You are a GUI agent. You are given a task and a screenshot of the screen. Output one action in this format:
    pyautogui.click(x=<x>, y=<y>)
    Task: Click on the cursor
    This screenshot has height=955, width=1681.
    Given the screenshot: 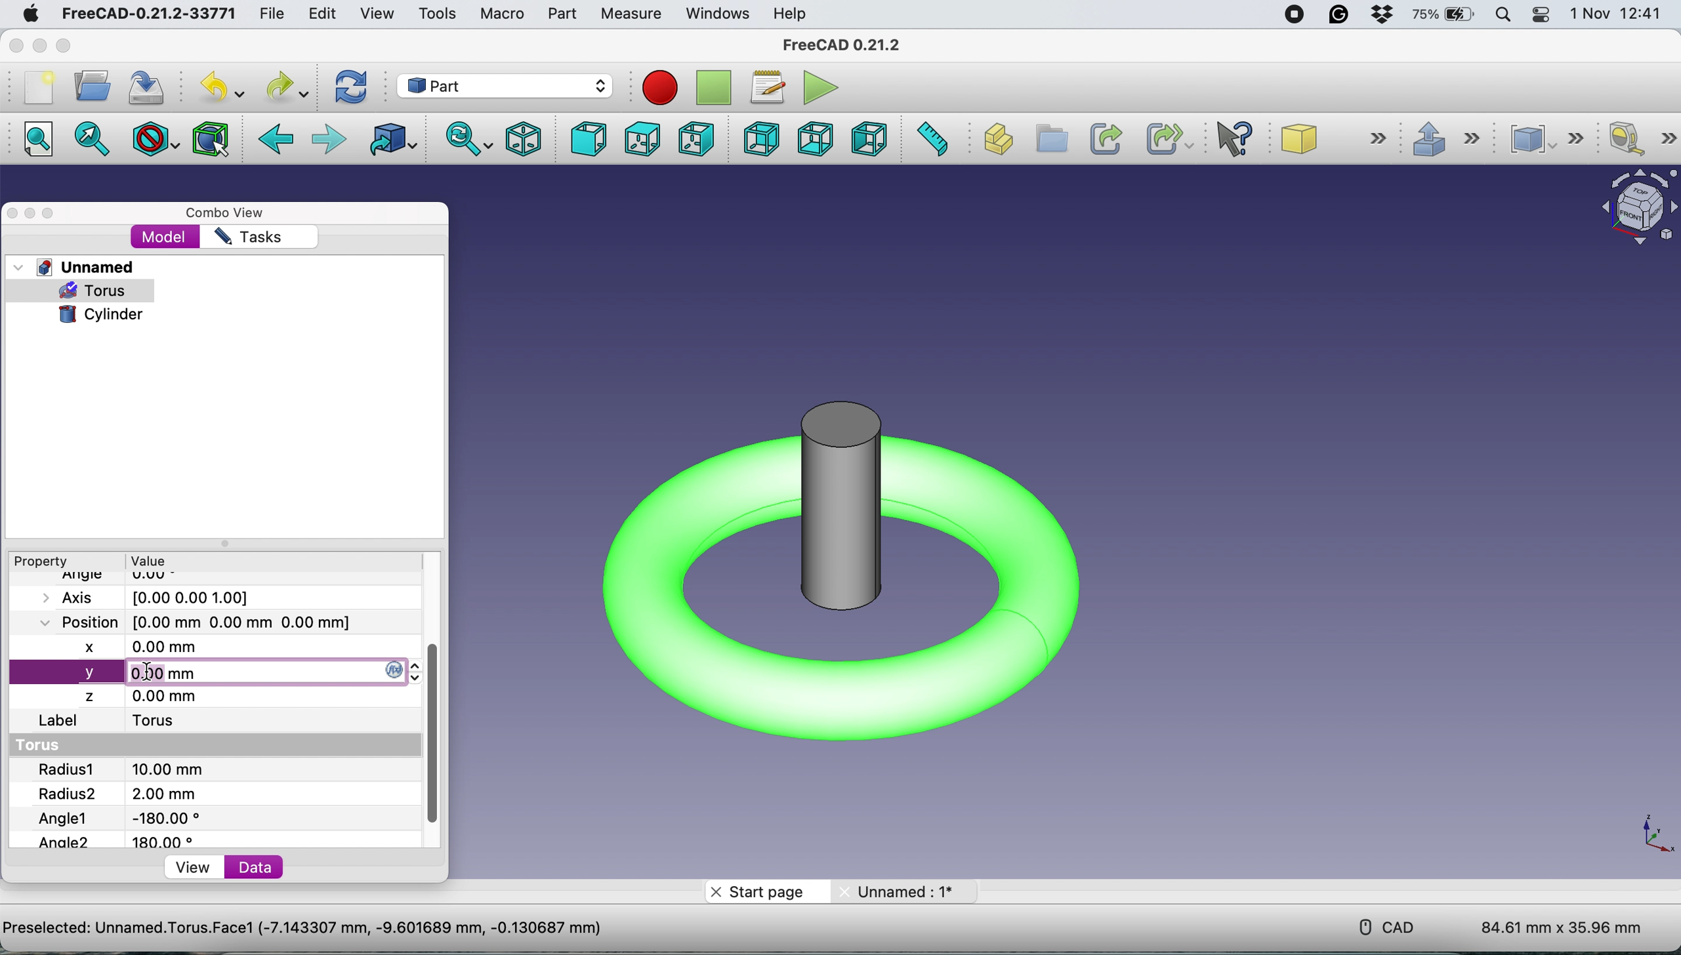 What is the action you would take?
    pyautogui.click(x=152, y=678)
    